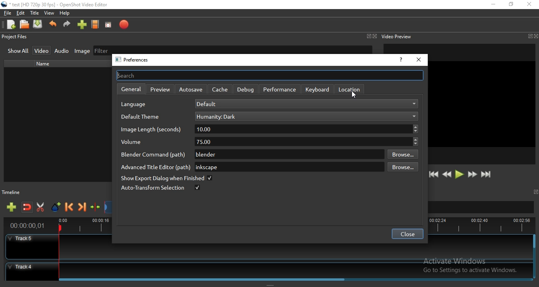 The width and height of the screenshot is (539, 287). Describe the element at coordinates (25, 25) in the screenshot. I see `Open project` at that location.